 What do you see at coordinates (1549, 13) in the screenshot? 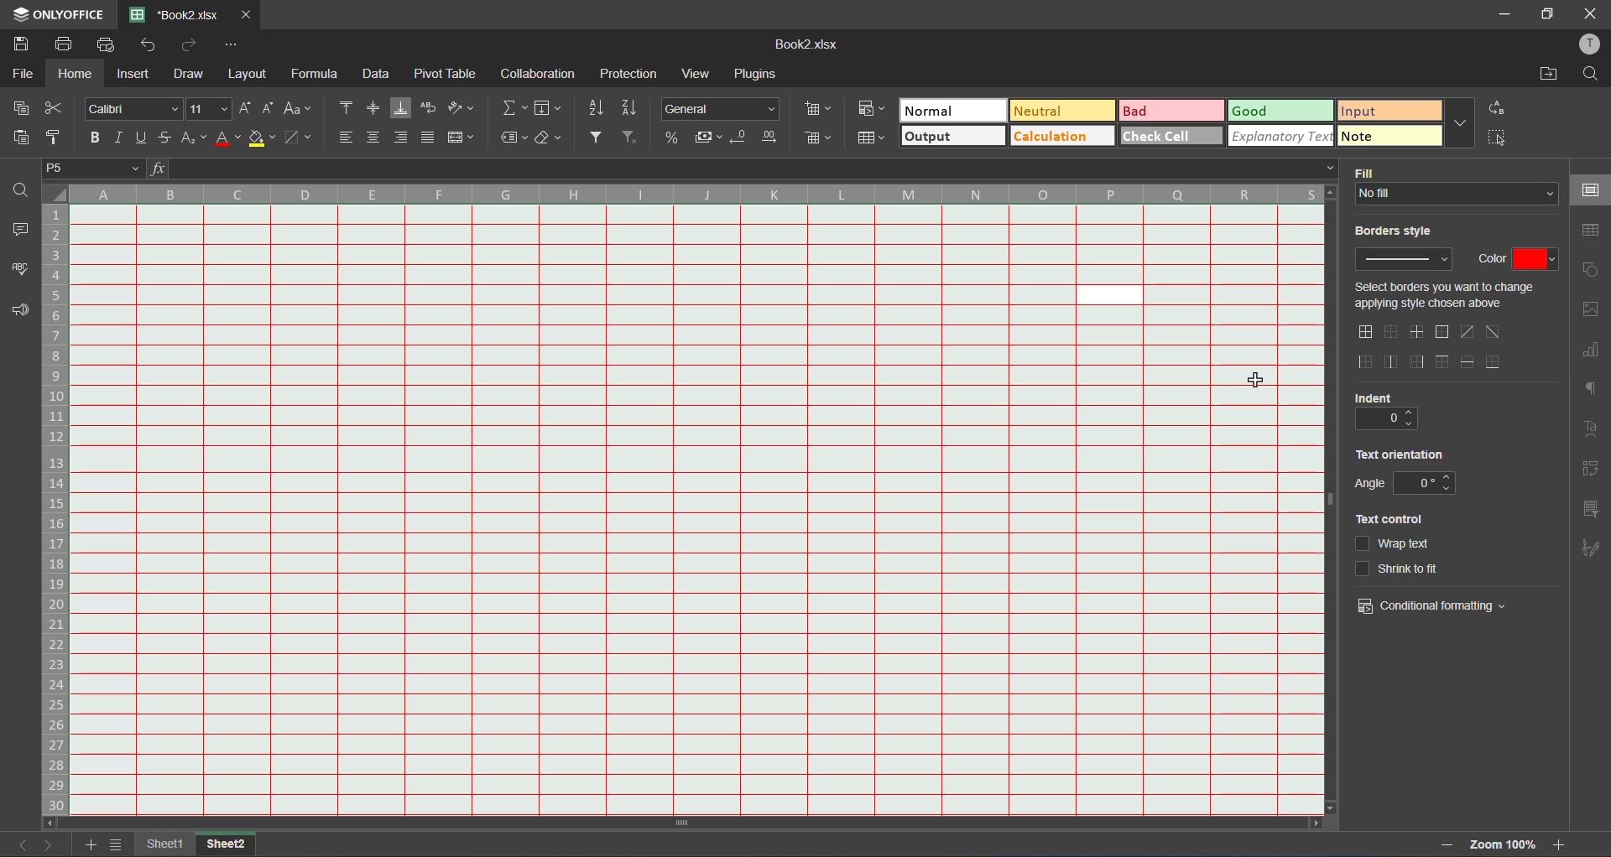
I see `maximize` at bounding box center [1549, 13].